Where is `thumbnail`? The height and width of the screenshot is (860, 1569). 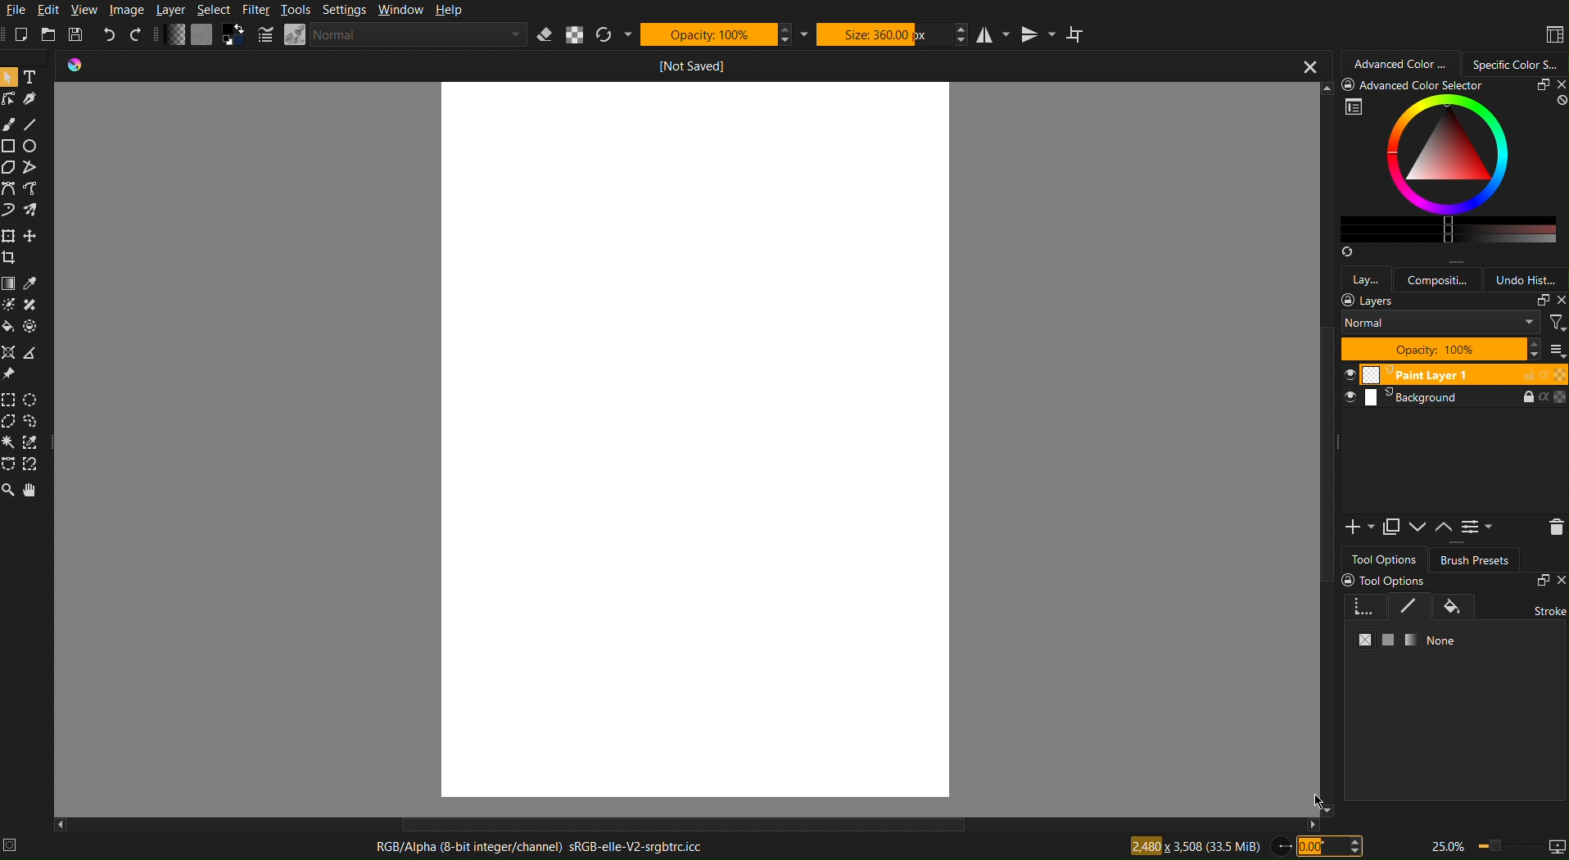
thumbnail is located at coordinates (1555, 350).